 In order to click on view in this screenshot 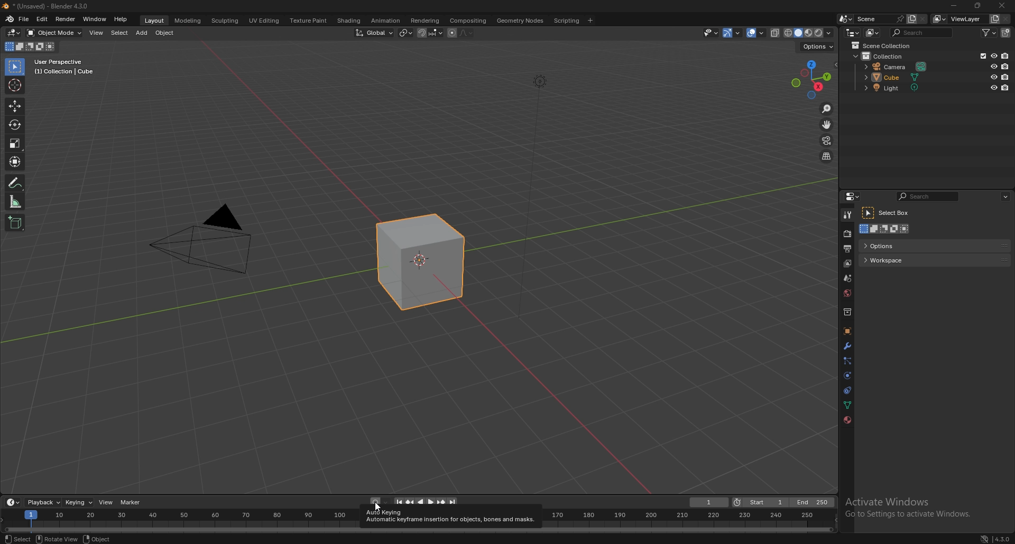, I will do `click(106, 502)`.